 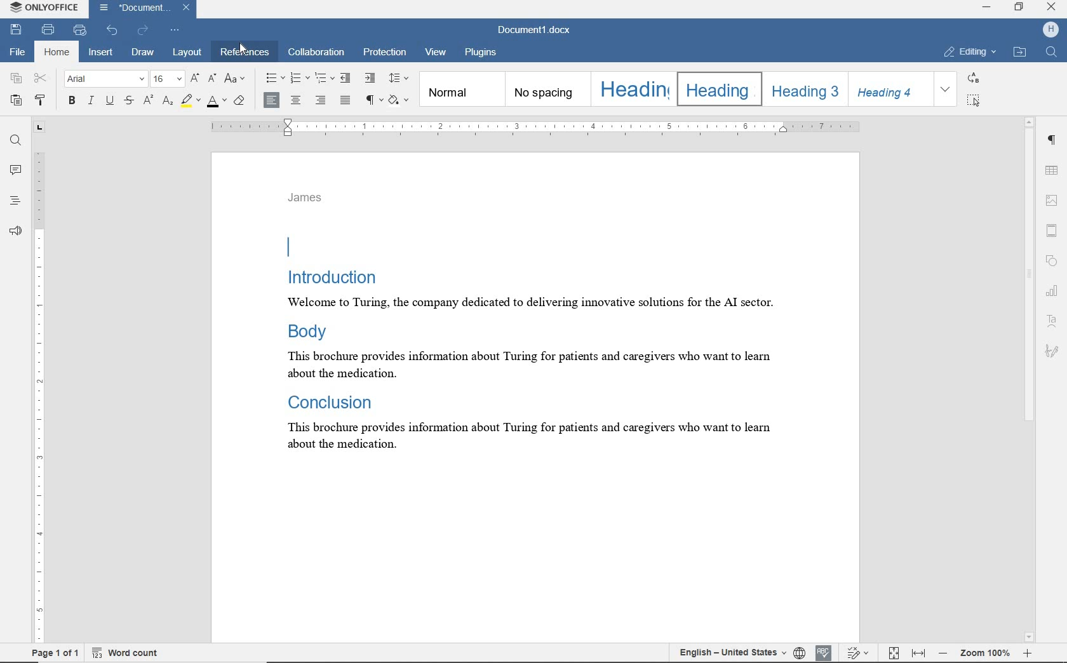 What do you see at coordinates (1050, 30) in the screenshot?
I see `HP` at bounding box center [1050, 30].